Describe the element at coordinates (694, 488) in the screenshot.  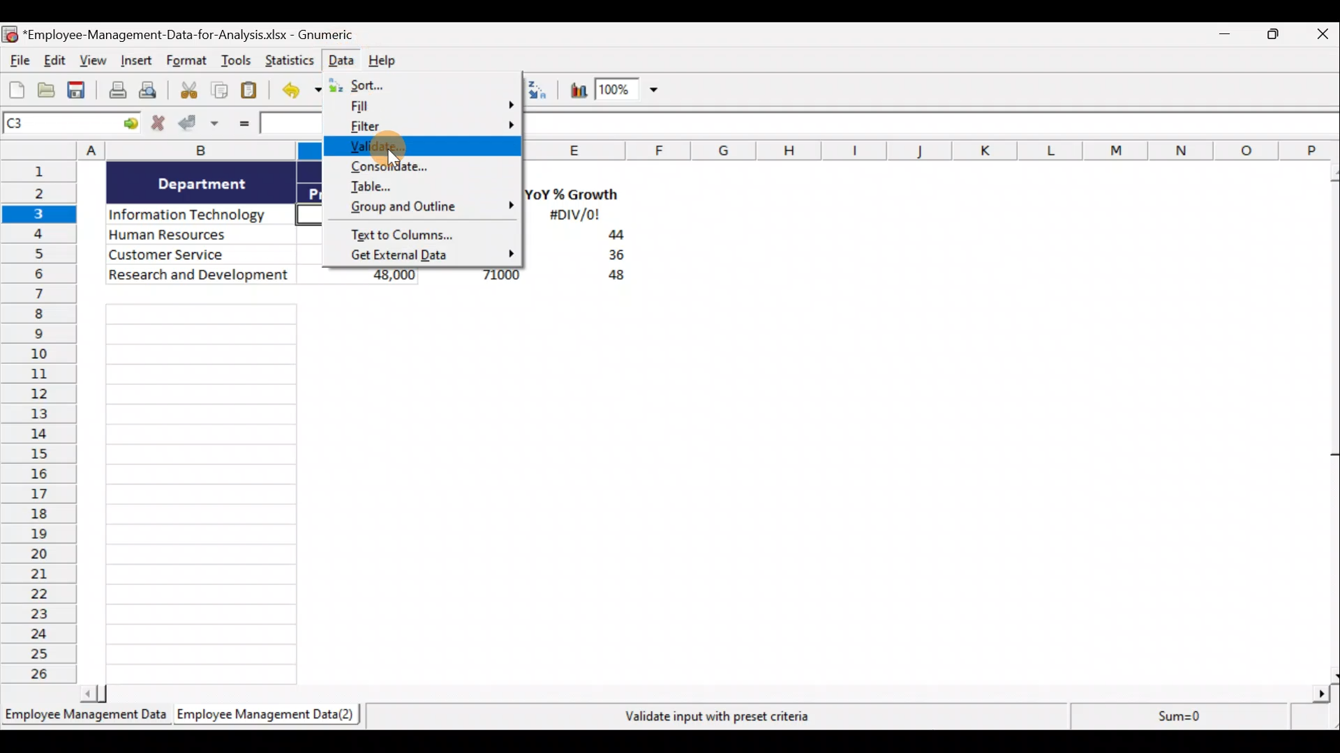
I see `Cells` at that location.